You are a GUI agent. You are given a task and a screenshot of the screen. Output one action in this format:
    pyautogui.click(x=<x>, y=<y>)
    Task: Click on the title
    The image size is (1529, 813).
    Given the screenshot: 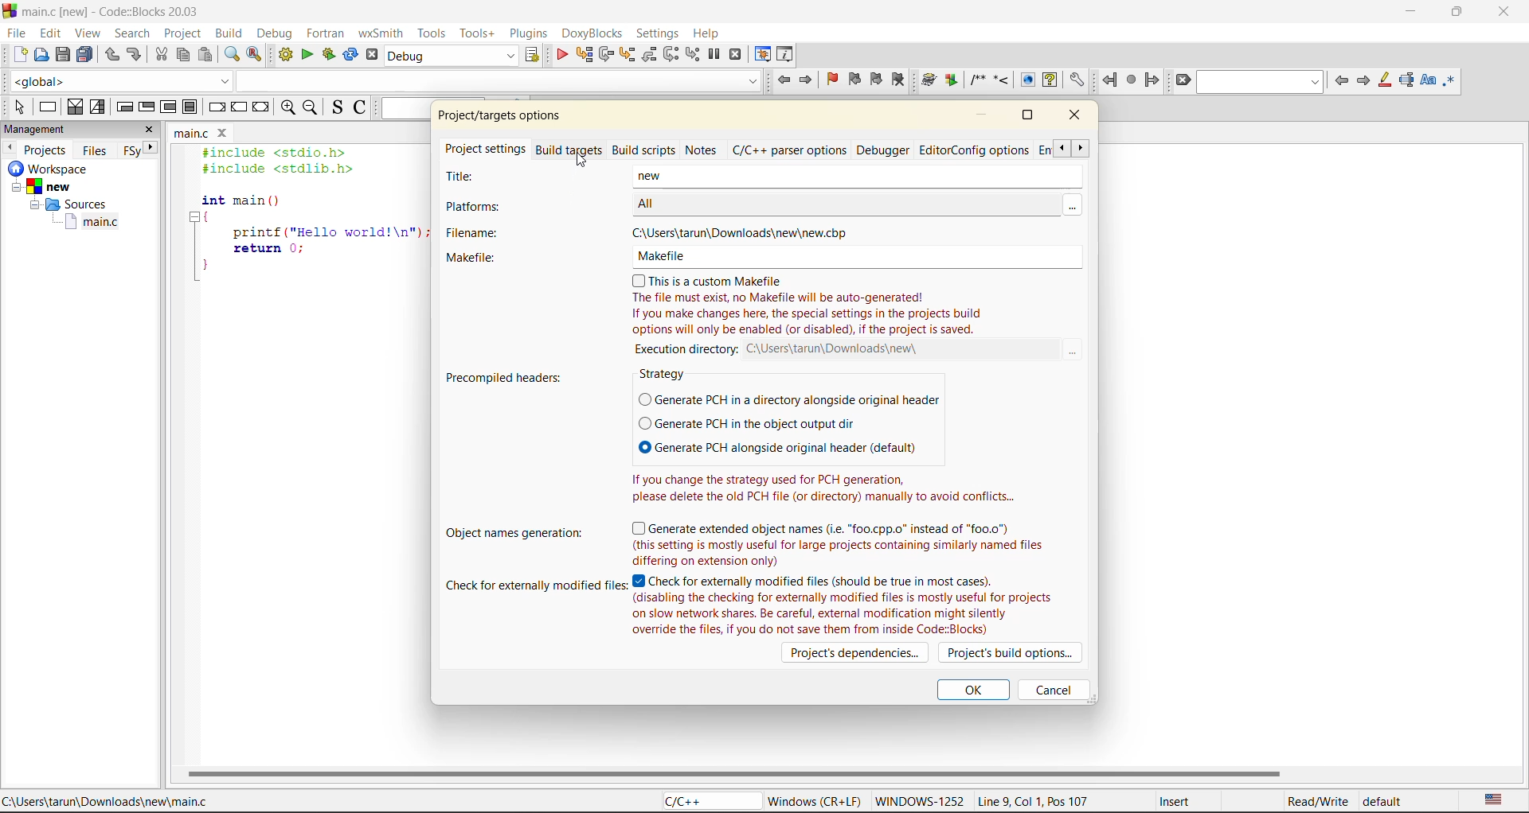 What is the action you would take?
    pyautogui.click(x=473, y=181)
    